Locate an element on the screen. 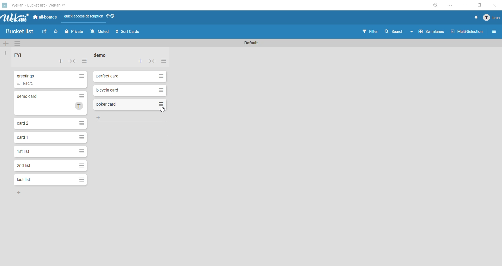  Hamburger is located at coordinates (81, 137).